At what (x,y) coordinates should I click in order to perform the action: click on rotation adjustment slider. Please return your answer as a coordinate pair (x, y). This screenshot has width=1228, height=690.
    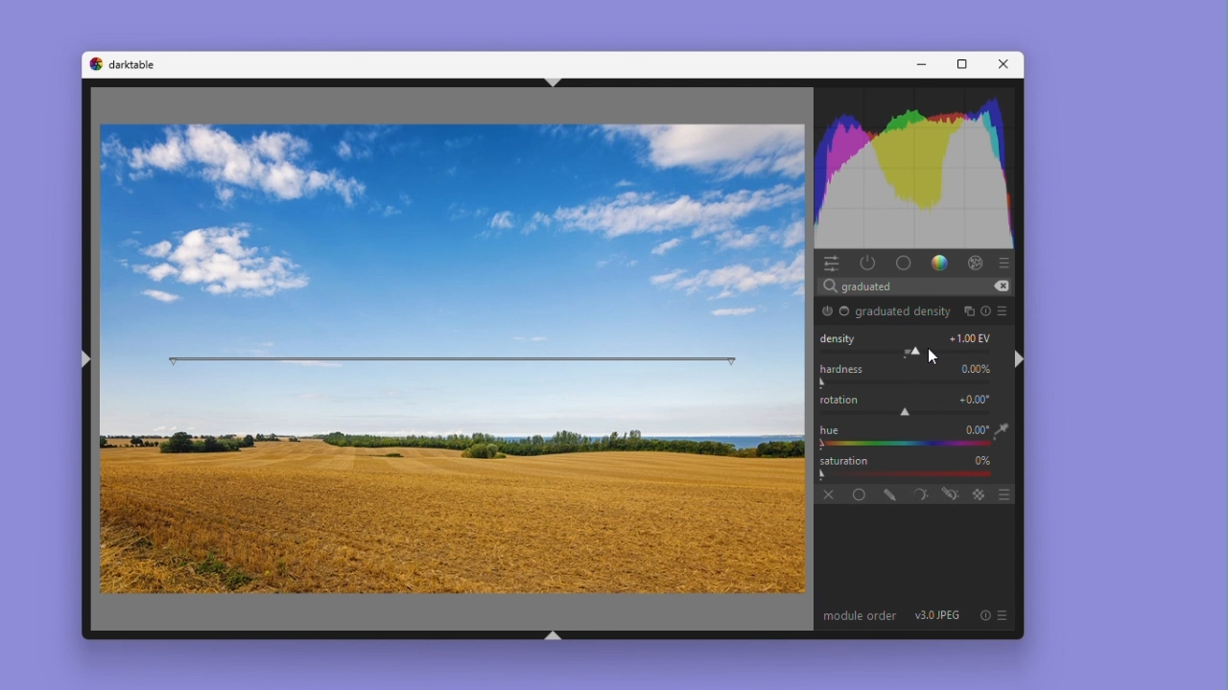
    Looking at the image, I should click on (919, 412).